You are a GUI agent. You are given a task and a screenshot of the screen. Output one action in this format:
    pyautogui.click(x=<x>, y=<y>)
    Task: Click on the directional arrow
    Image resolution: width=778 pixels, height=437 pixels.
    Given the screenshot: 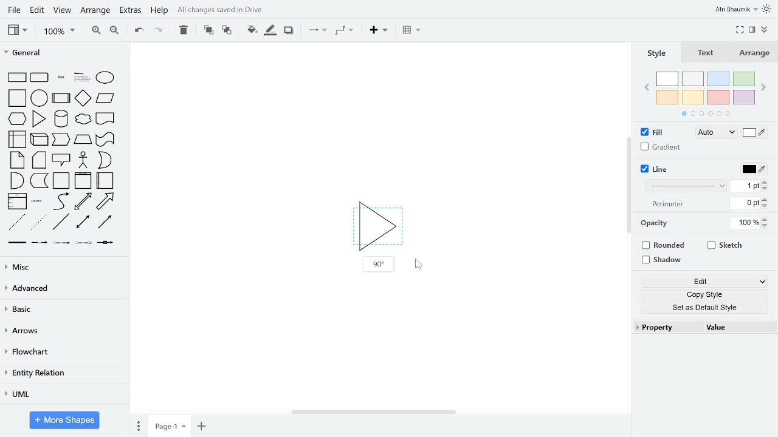 What is the action you would take?
    pyautogui.click(x=105, y=223)
    